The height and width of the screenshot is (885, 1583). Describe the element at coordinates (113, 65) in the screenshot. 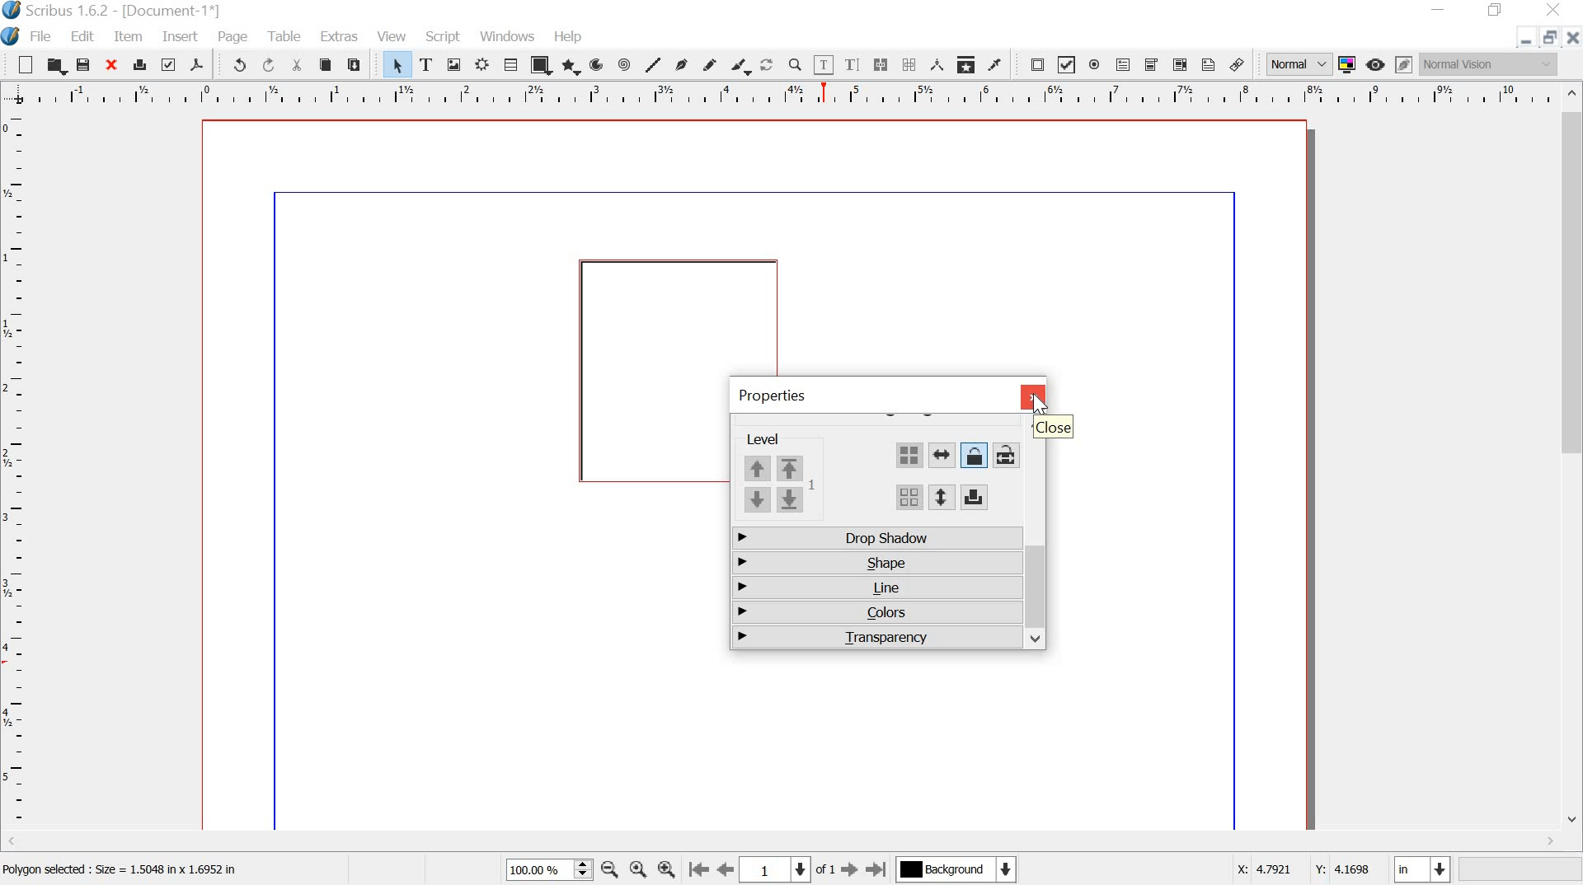

I see `close` at that location.